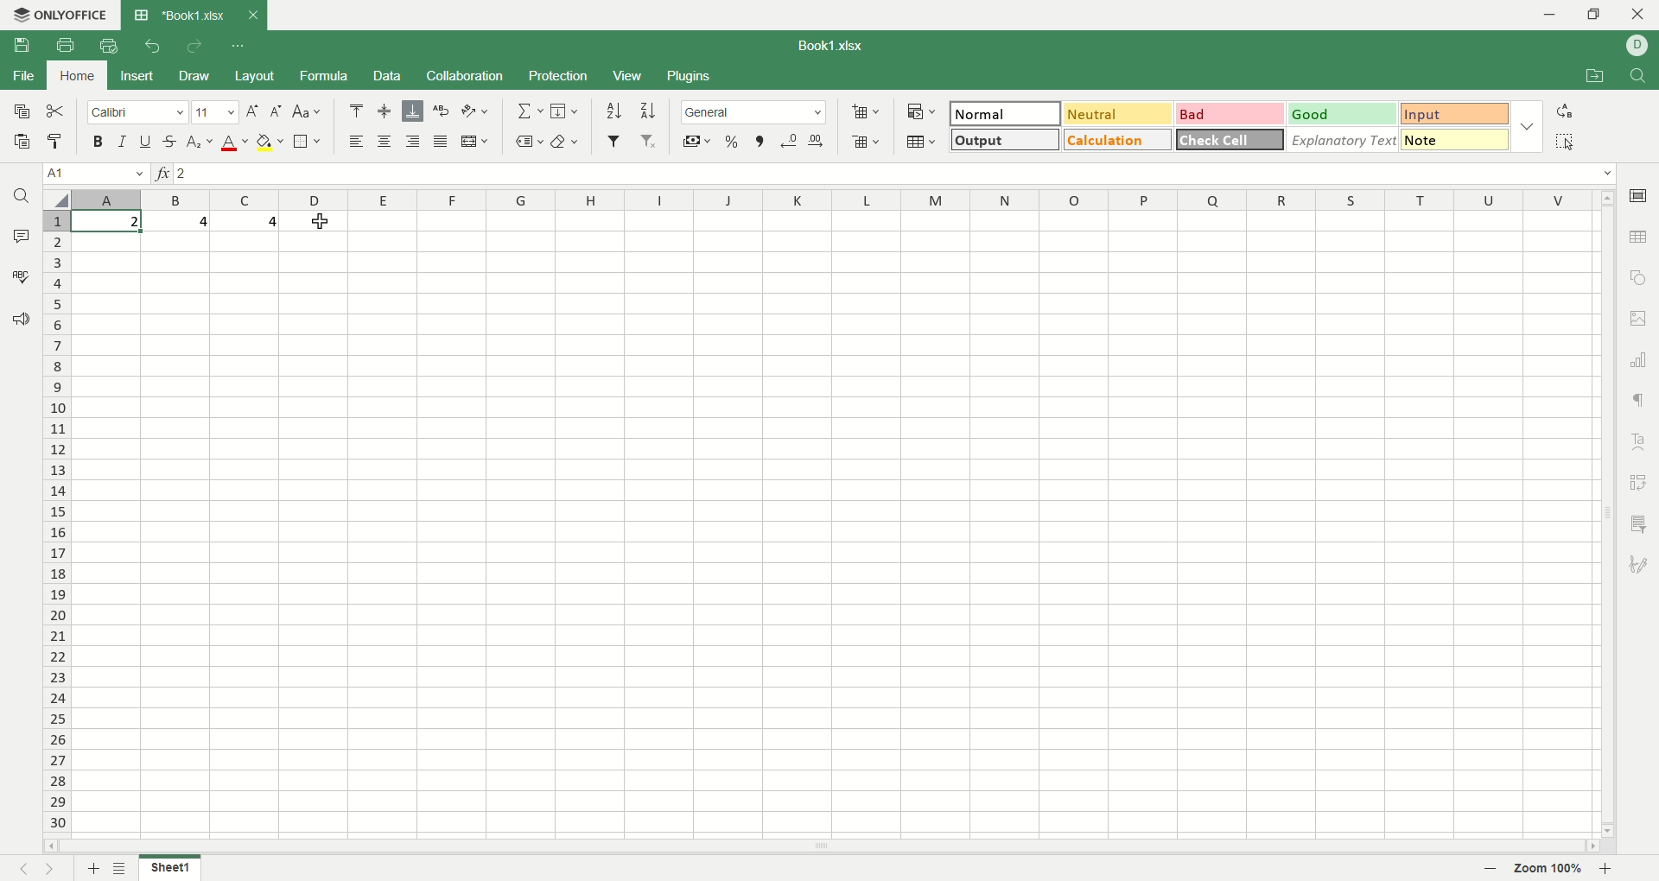 This screenshot has height=881, width=1659. Describe the element at coordinates (133, 77) in the screenshot. I see `insert` at that location.